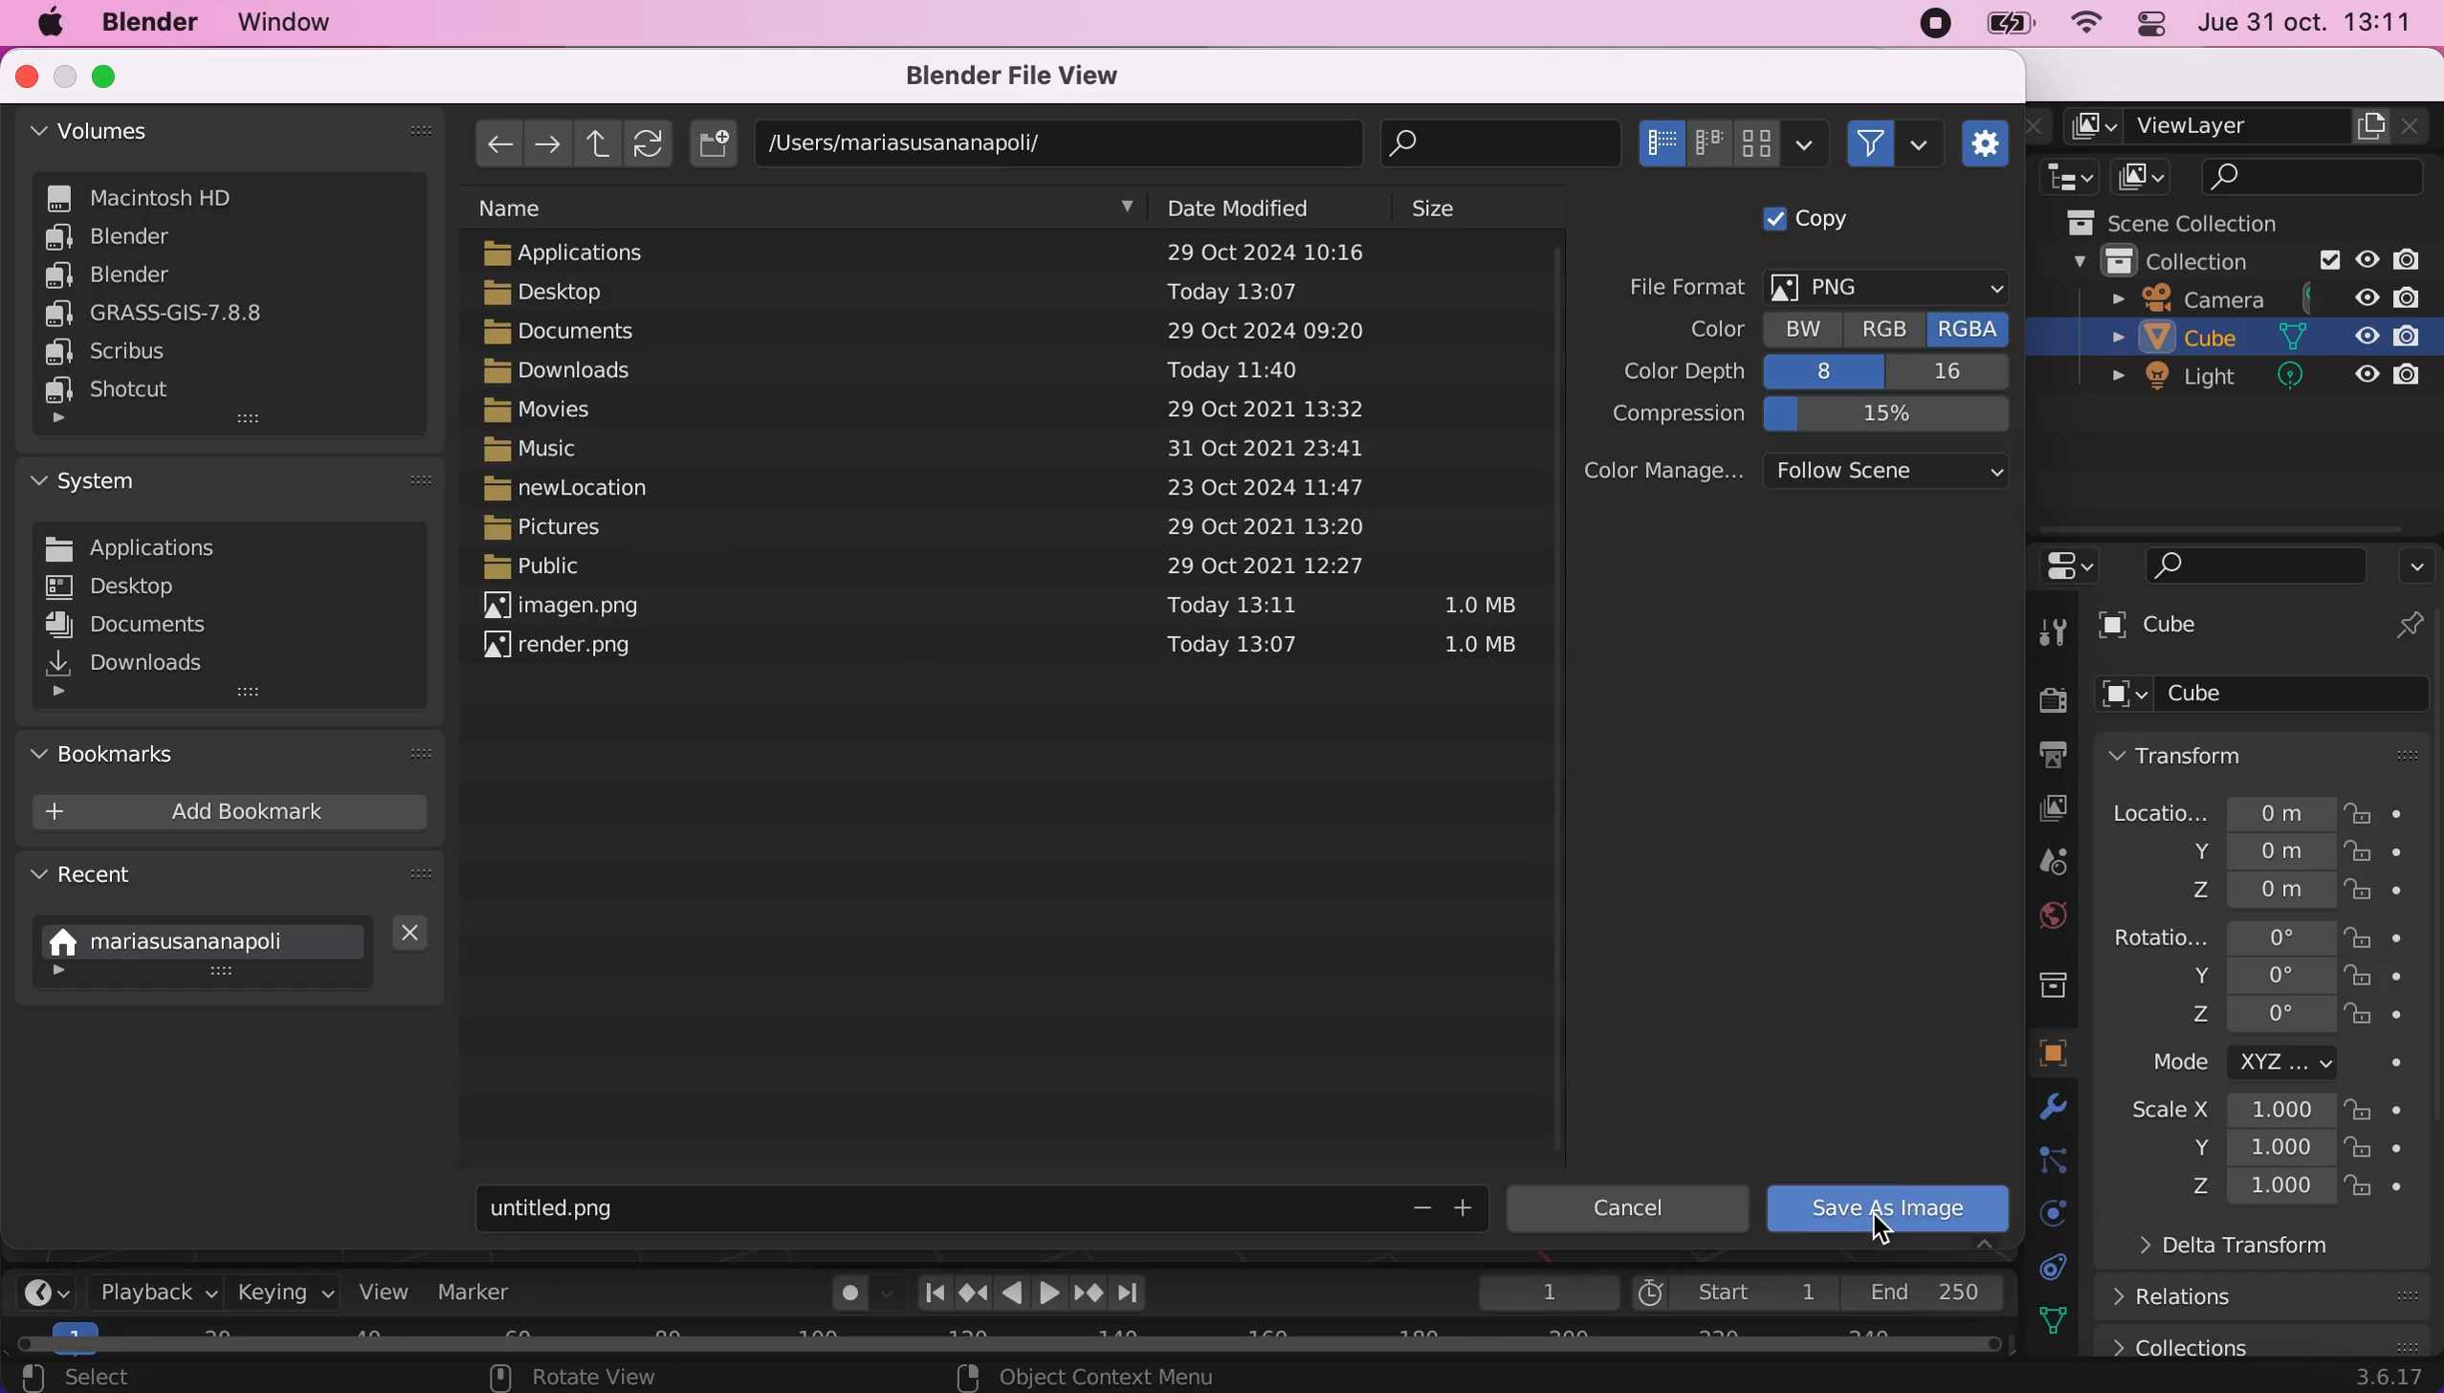 Image resolution: width=2444 pixels, height=1393 pixels. What do you see at coordinates (2052, 982) in the screenshot?
I see `collection` at bounding box center [2052, 982].